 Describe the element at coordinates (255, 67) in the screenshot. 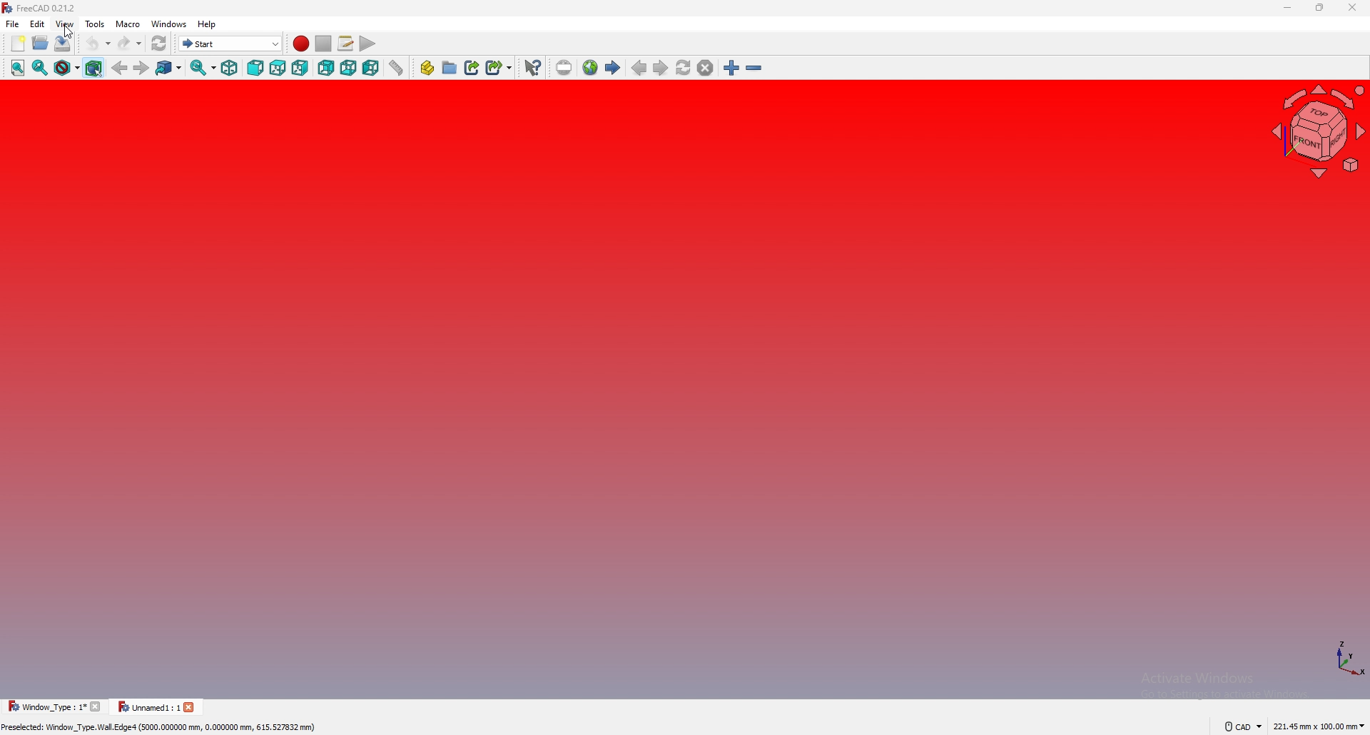

I see `front` at that location.